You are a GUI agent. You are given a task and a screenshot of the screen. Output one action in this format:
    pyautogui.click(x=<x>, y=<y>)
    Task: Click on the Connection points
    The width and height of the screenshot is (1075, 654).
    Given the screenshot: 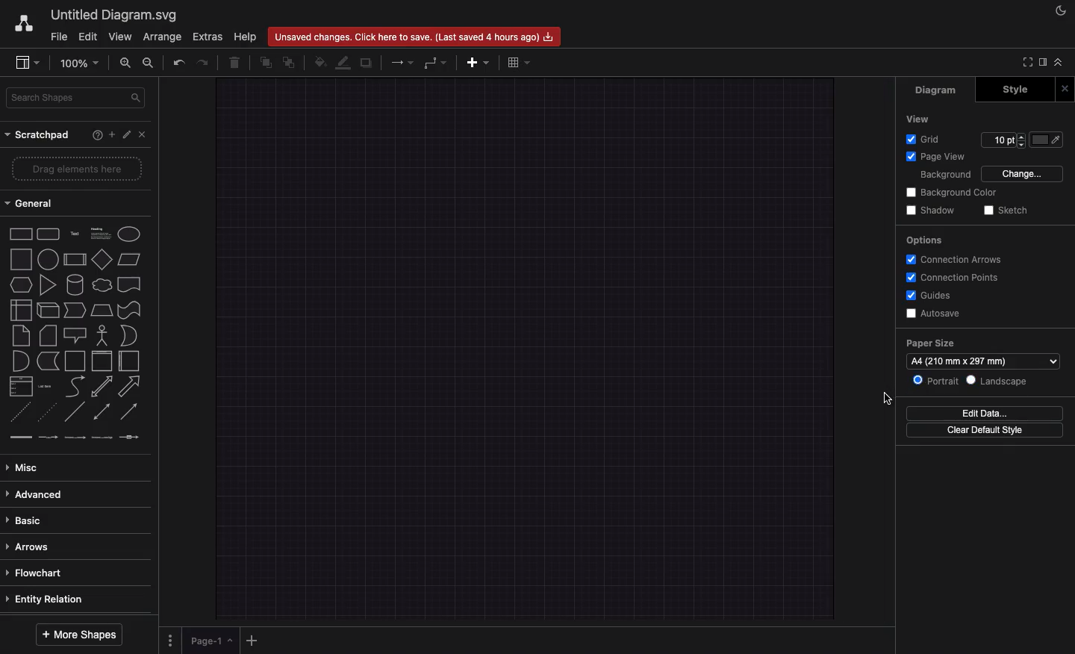 What is the action you would take?
    pyautogui.click(x=956, y=279)
    